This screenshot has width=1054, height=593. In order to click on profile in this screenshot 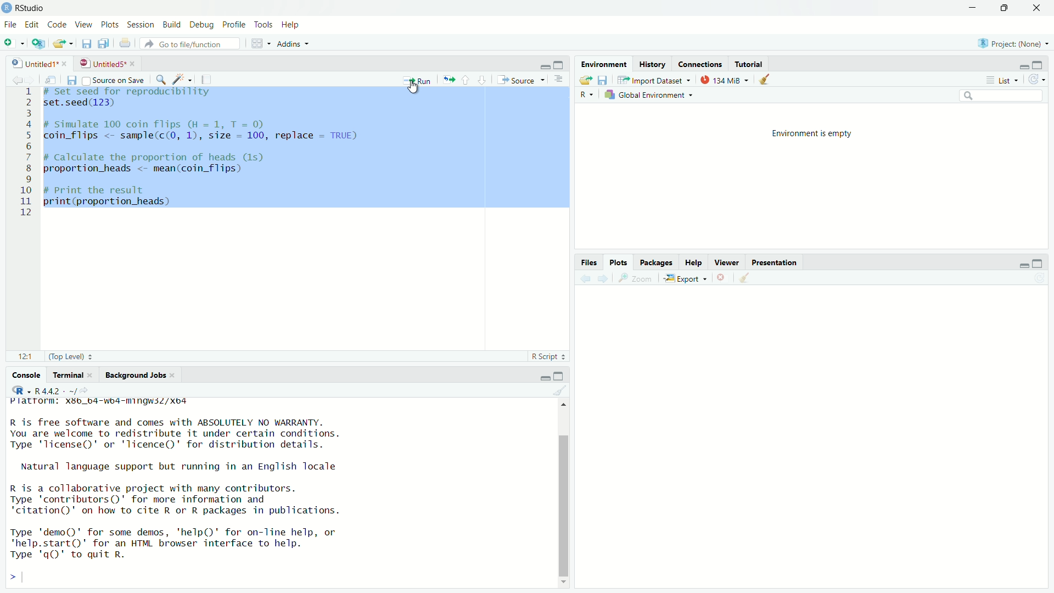, I will do `click(235, 24)`.